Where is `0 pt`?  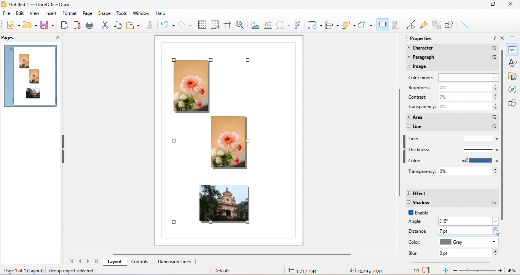
0 pt is located at coordinates (468, 253).